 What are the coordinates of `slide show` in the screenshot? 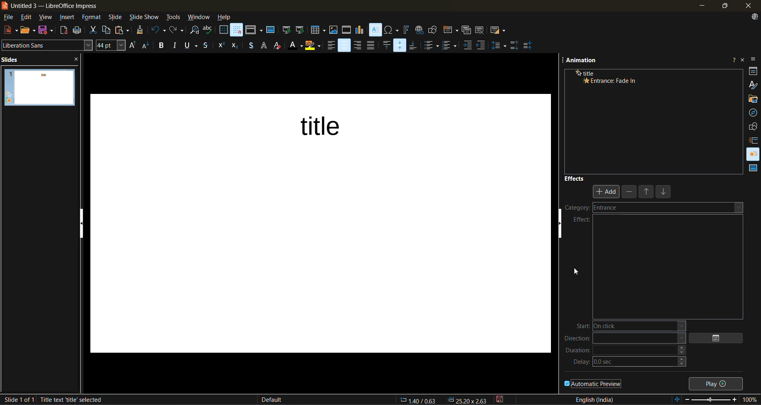 It's located at (144, 18).